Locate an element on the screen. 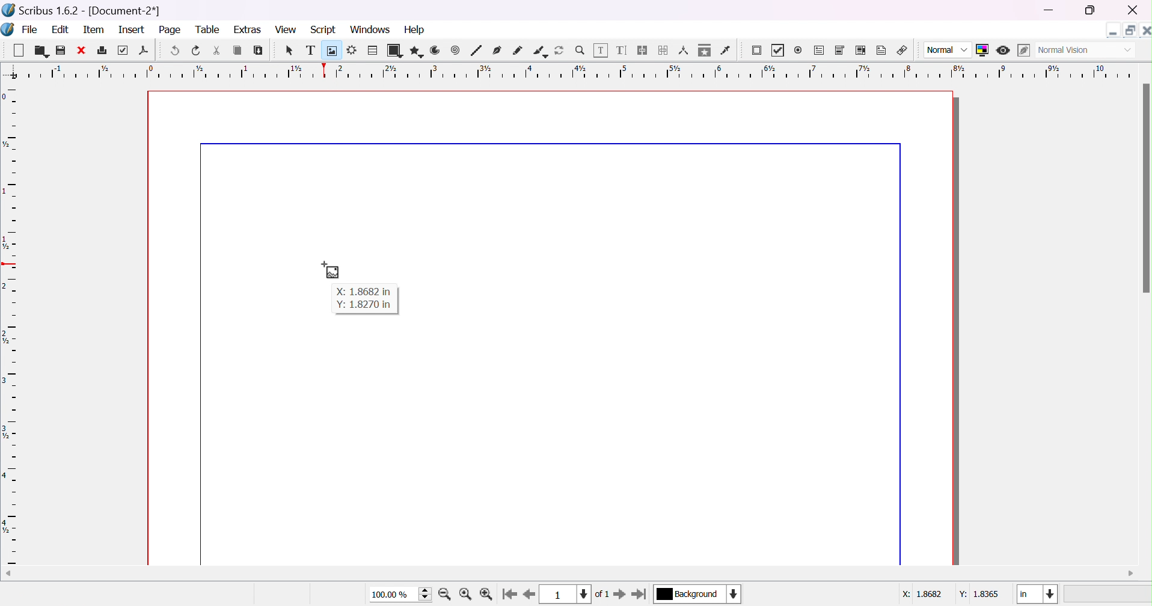 The width and height of the screenshot is (1152, 606). preview mode is located at coordinates (1005, 50).